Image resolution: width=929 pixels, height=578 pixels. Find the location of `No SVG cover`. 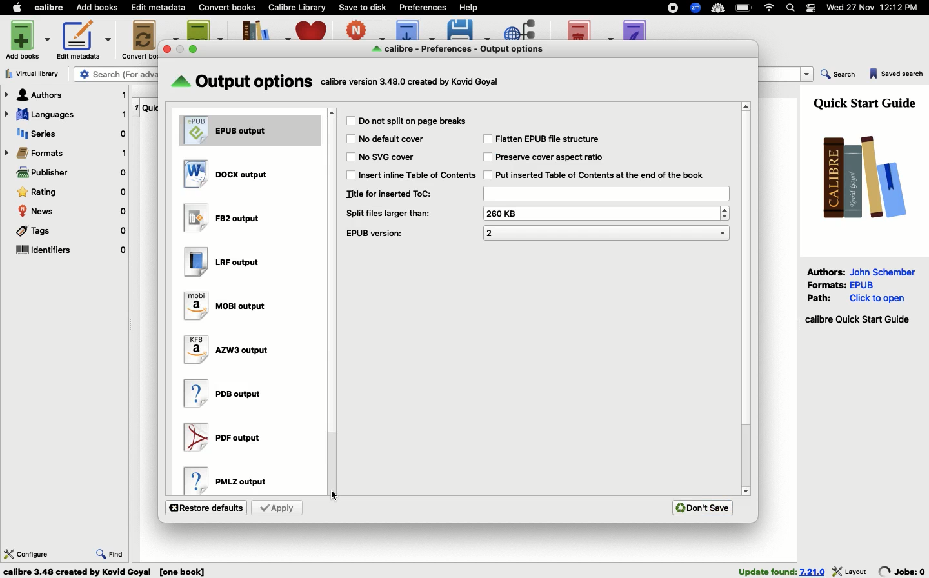

No SVG cover is located at coordinates (389, 155).